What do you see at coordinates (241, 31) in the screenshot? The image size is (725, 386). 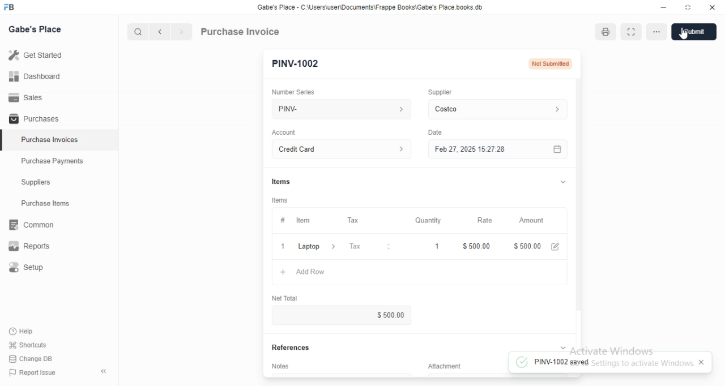 I see `Purchase Invoice` at bounding box center [241, 31].